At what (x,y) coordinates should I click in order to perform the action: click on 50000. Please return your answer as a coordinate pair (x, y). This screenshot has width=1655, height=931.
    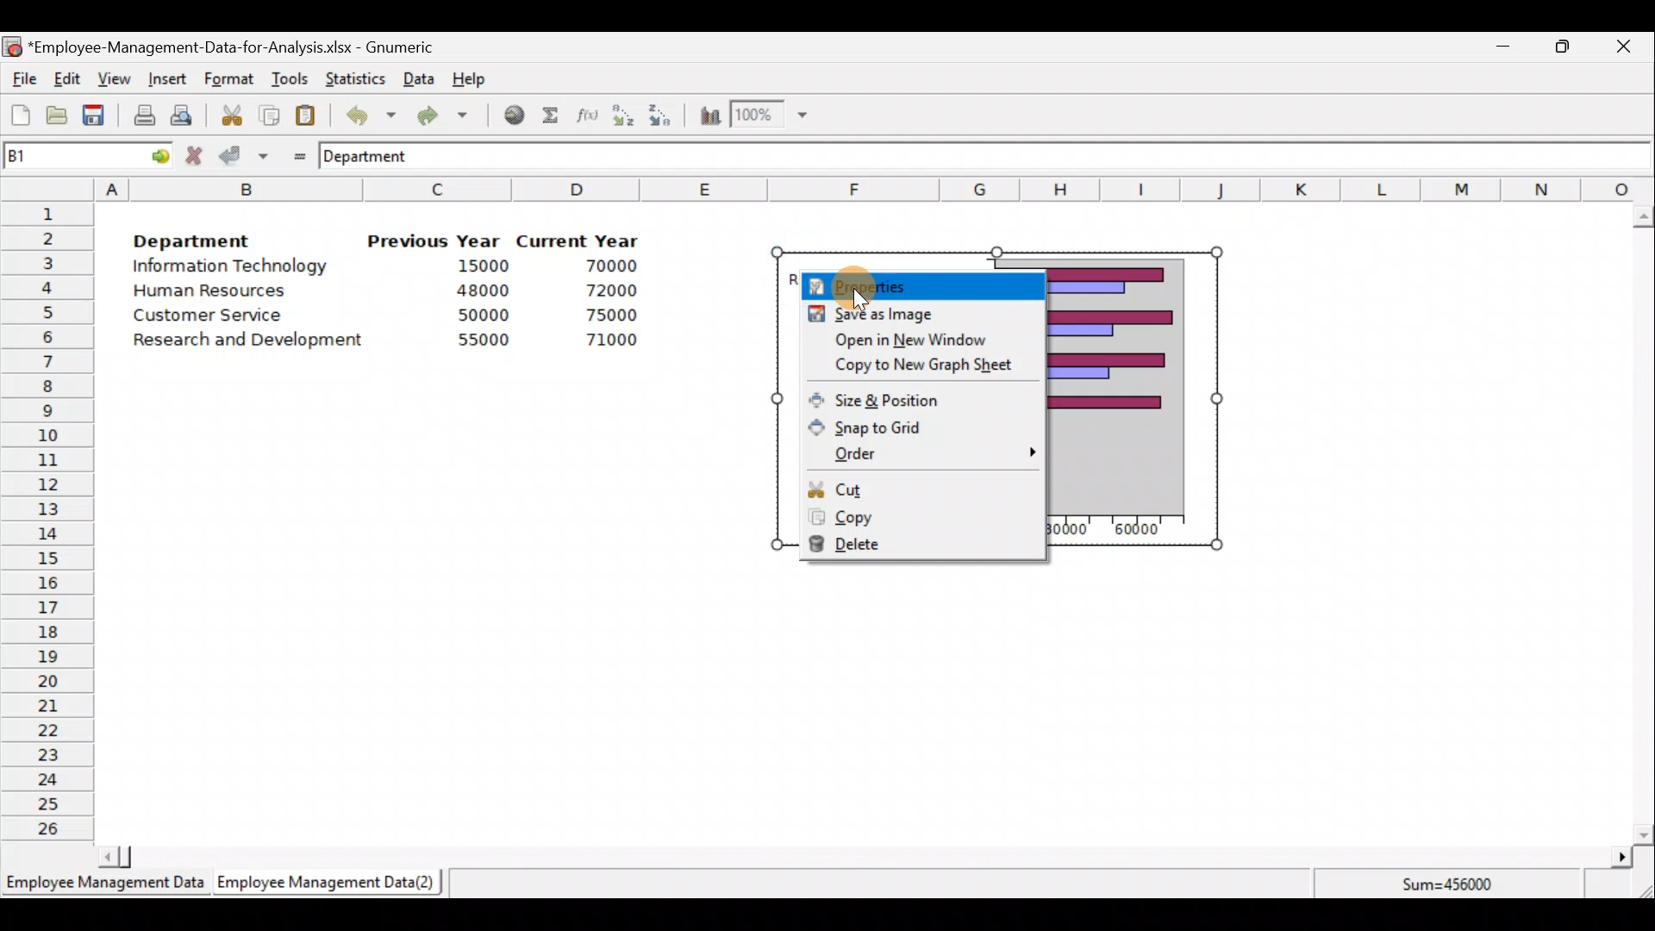
    Looking at the image, I should click on (488, 315).